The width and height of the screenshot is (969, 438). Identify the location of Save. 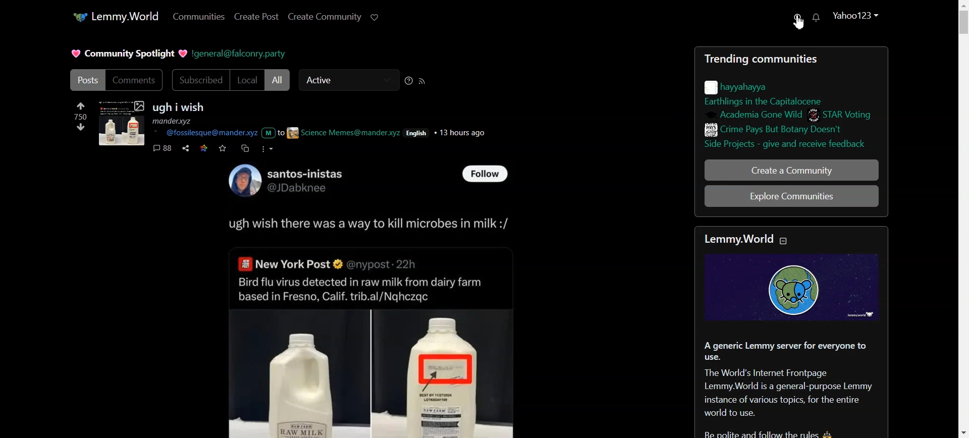
(223, 148).